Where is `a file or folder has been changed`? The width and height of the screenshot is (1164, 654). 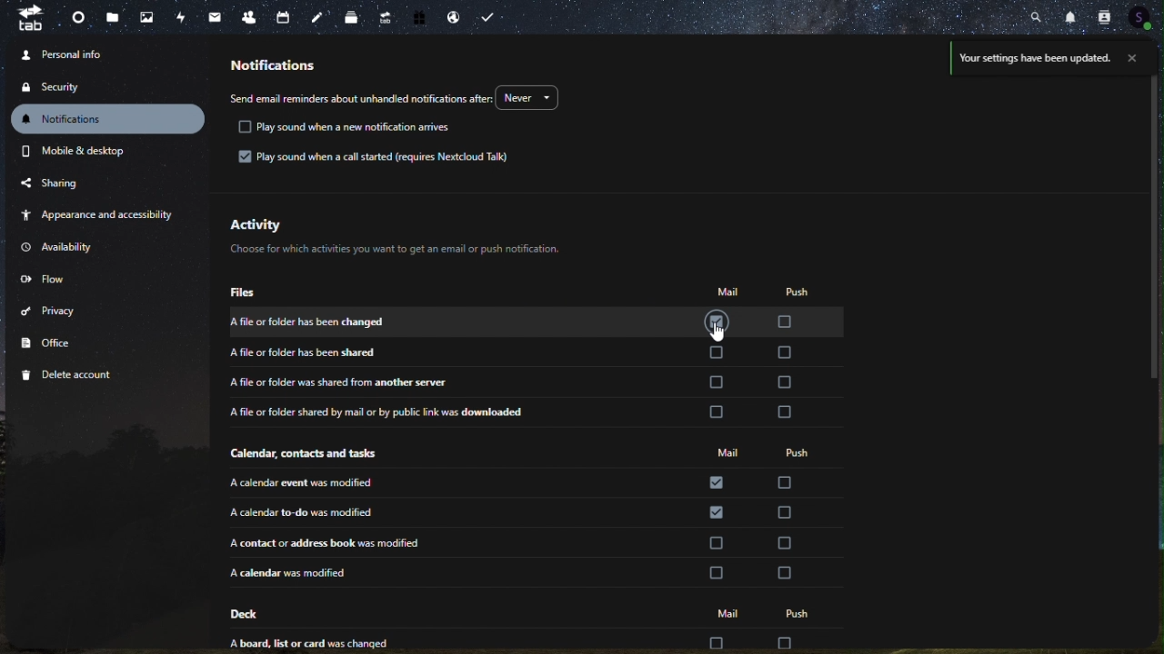 a file or folder has been changed is located at coordinates (318, 322).